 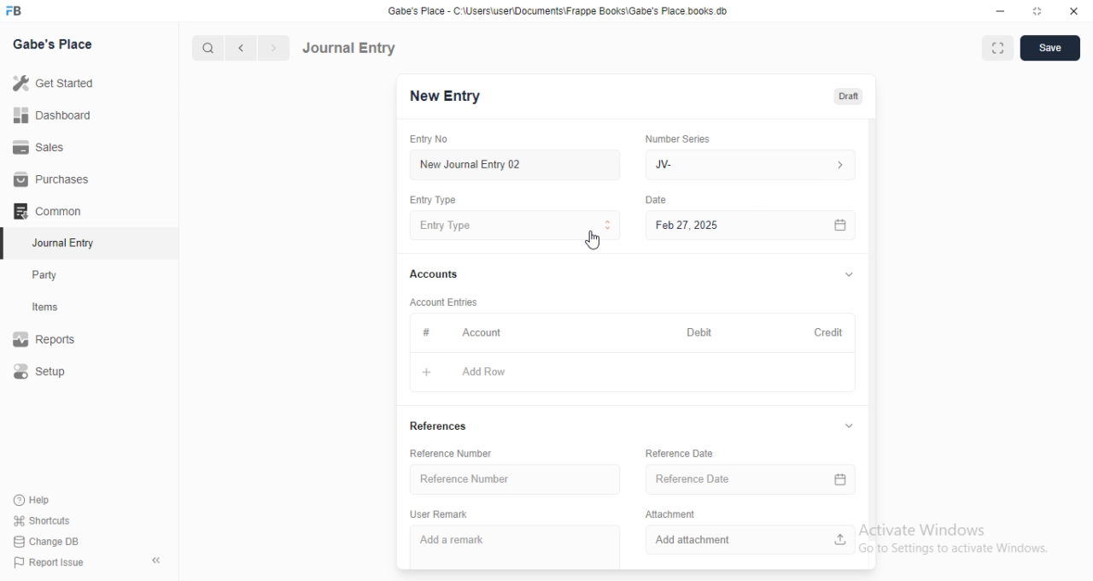 What do you see at coordinates (997, 49) in the screenshot?
I see `Full width toggle` at bounding box center [997, 49].